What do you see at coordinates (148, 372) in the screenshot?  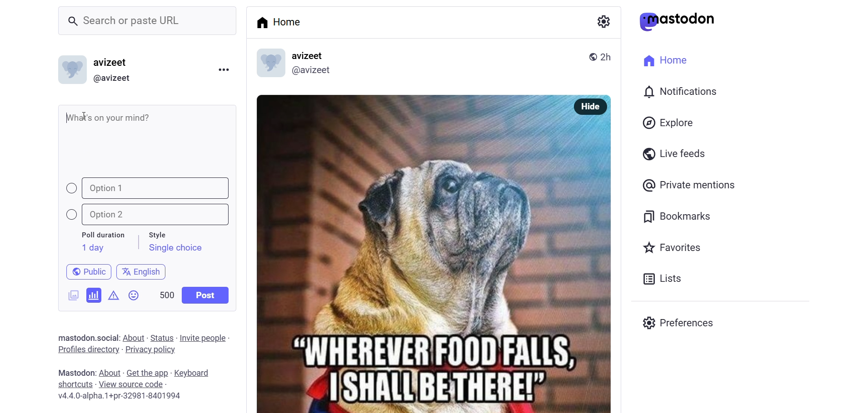 I see `get the app` at bounding box center [148, 372].